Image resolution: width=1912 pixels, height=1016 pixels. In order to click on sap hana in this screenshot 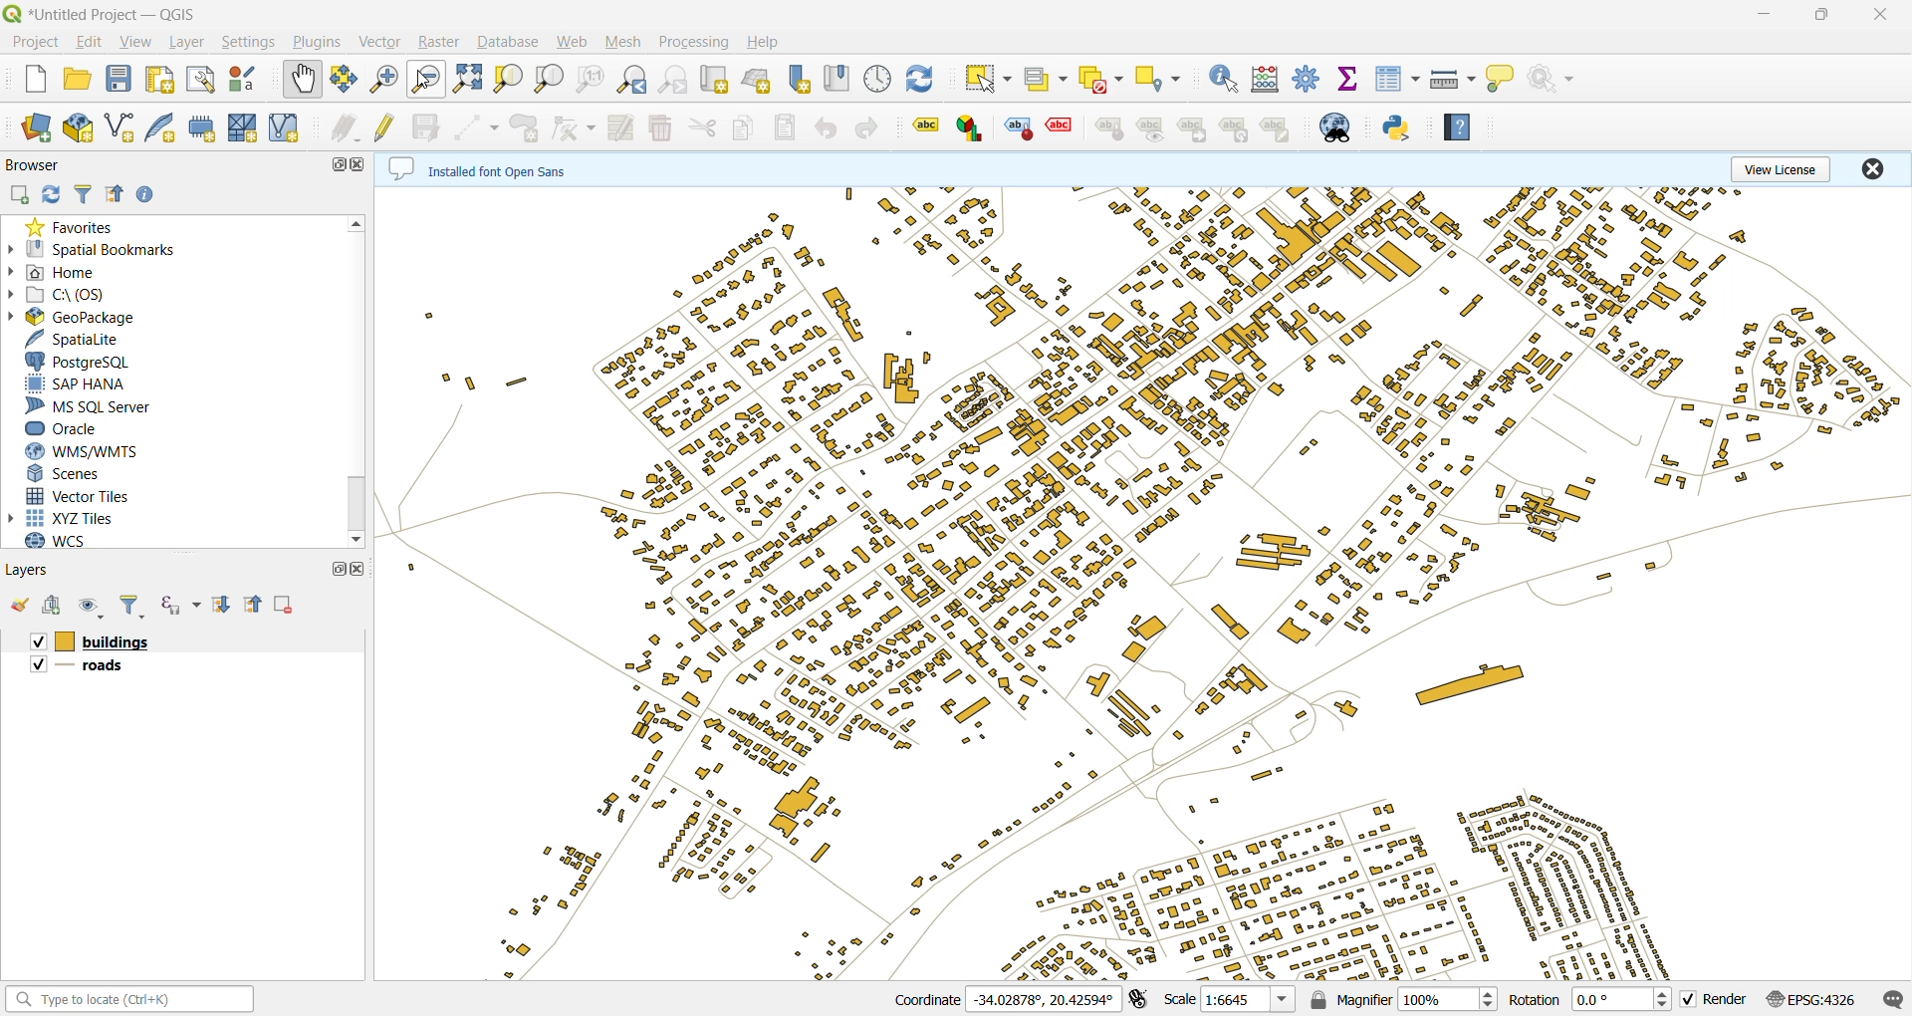, I will do `click(84, 383)`.